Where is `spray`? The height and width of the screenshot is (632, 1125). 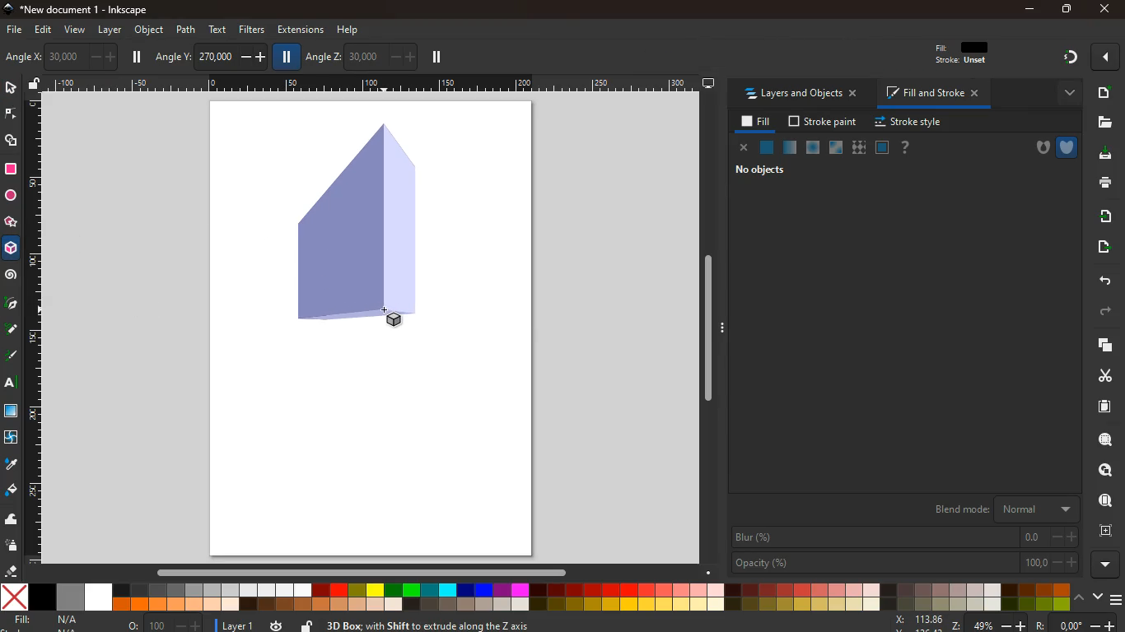 spray is located at coordinates (12, 546).